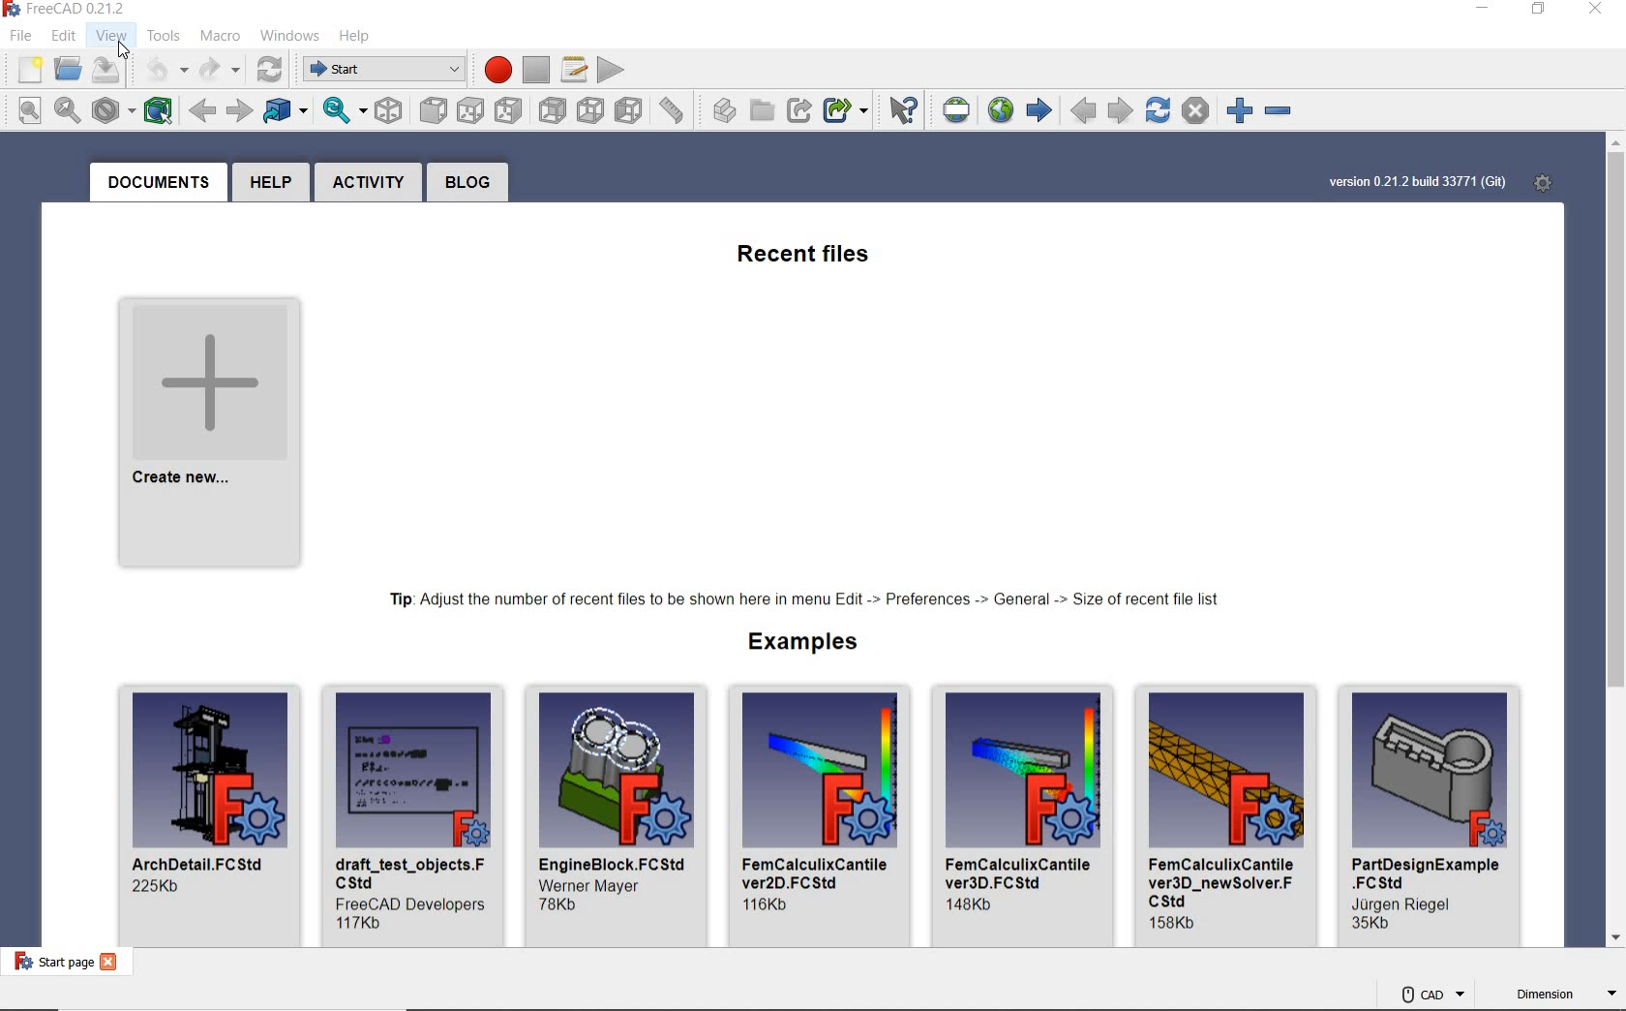 The width and height of the screenshot is (1626, 1011). I want to click on cursor, so click(125, 52).